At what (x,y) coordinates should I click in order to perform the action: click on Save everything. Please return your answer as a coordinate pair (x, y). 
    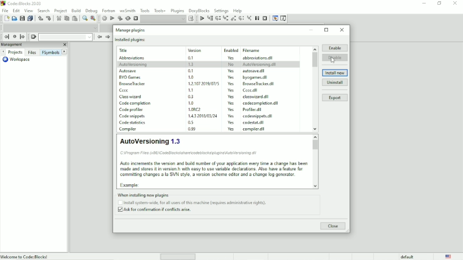
    Looking at the image, I should click on (31, 19).